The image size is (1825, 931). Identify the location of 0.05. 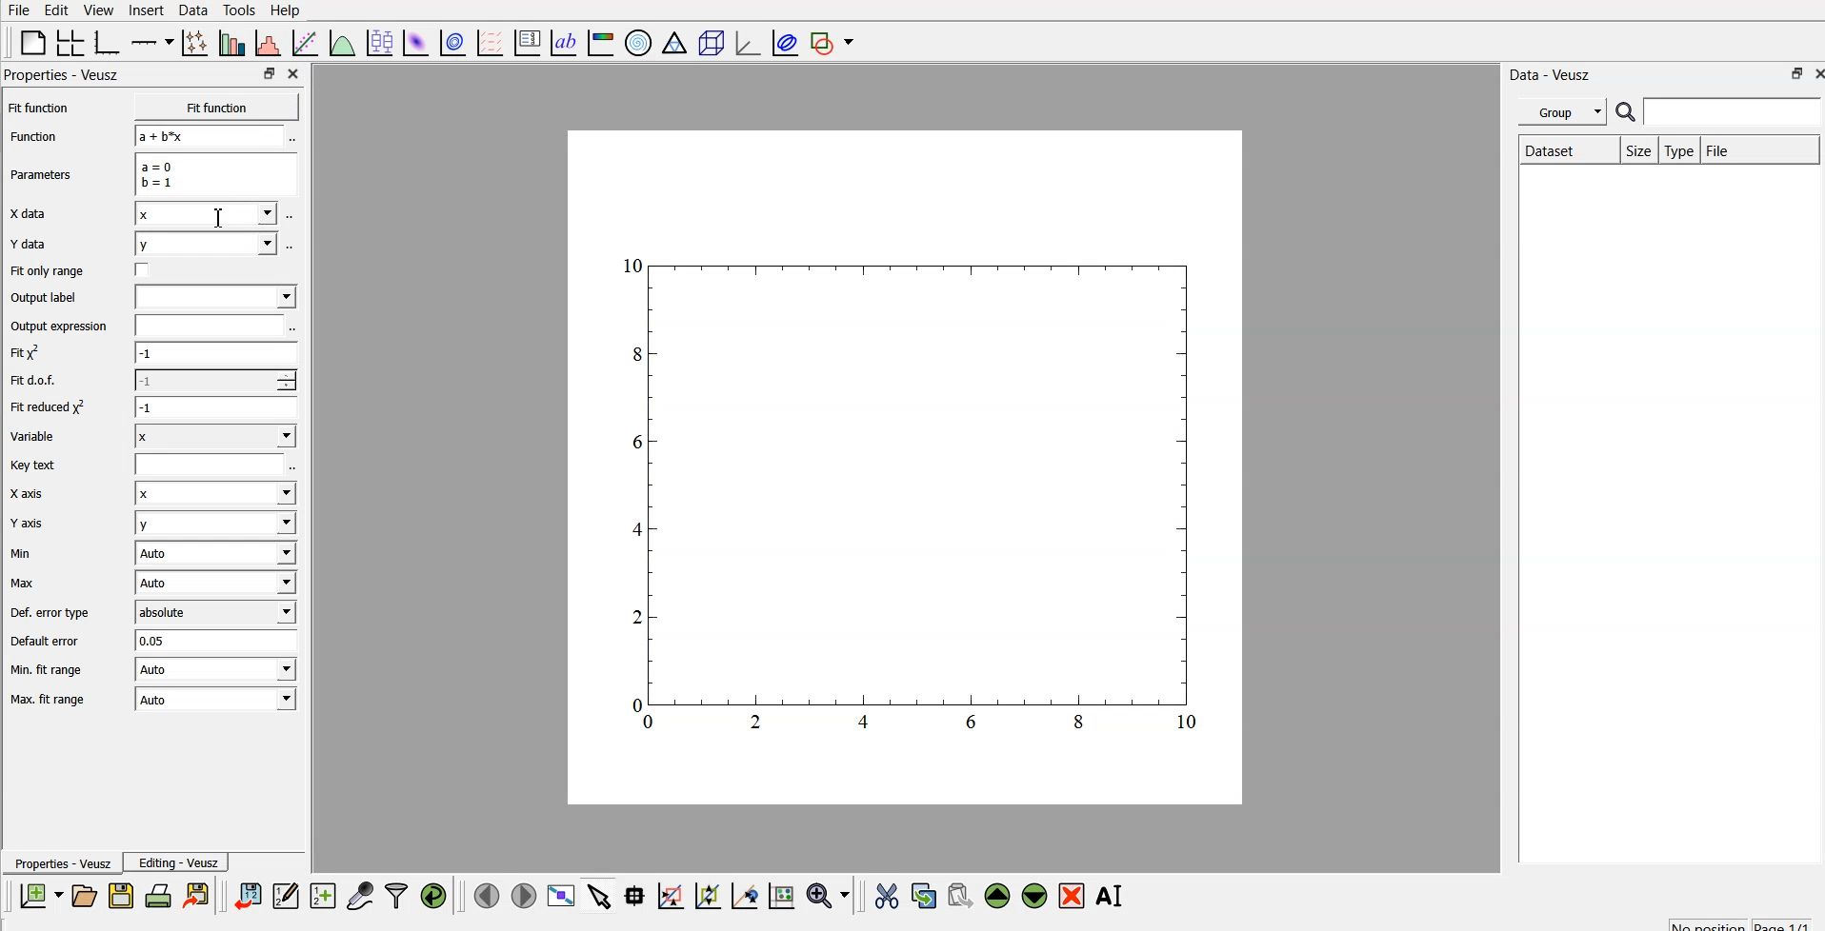
(214, 642).